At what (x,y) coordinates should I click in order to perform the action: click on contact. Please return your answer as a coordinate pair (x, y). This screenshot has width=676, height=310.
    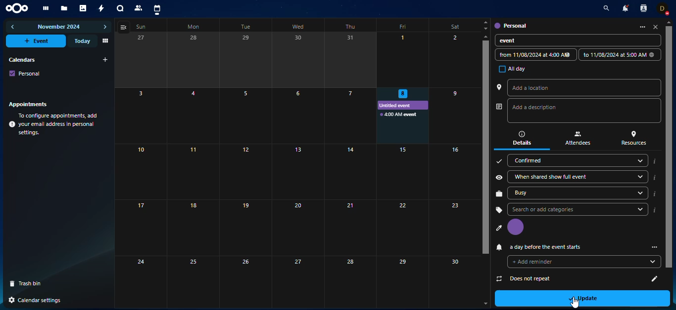
    Looking at the image, I should click on (139, 8).